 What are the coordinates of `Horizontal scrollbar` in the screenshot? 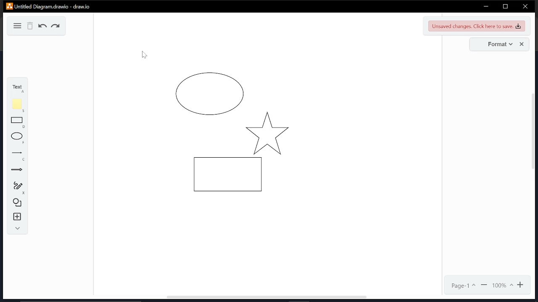 It's located at (266, 298).